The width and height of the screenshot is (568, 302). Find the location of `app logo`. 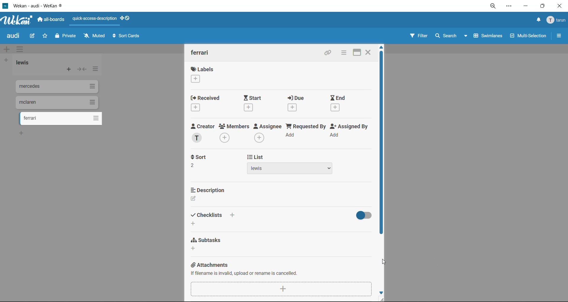

app logo is located at coordinates (20, 20).